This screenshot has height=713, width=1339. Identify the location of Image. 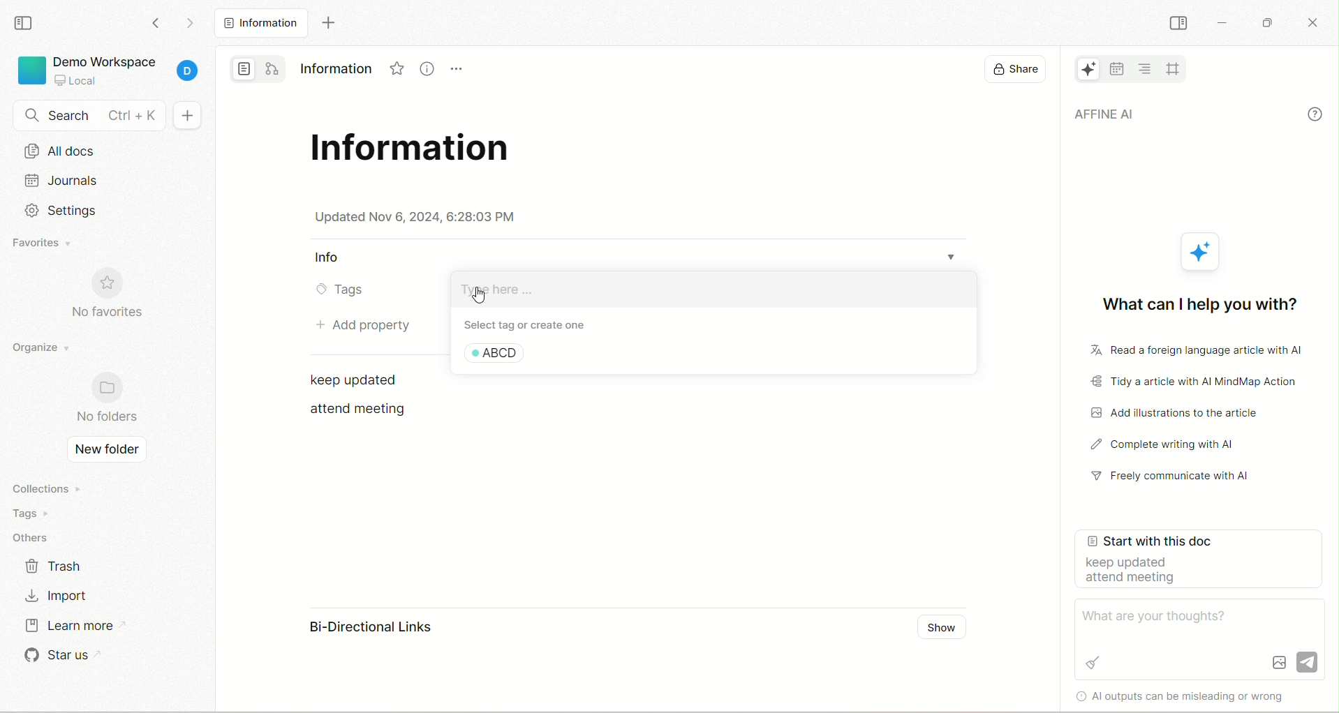
(1278, 662).